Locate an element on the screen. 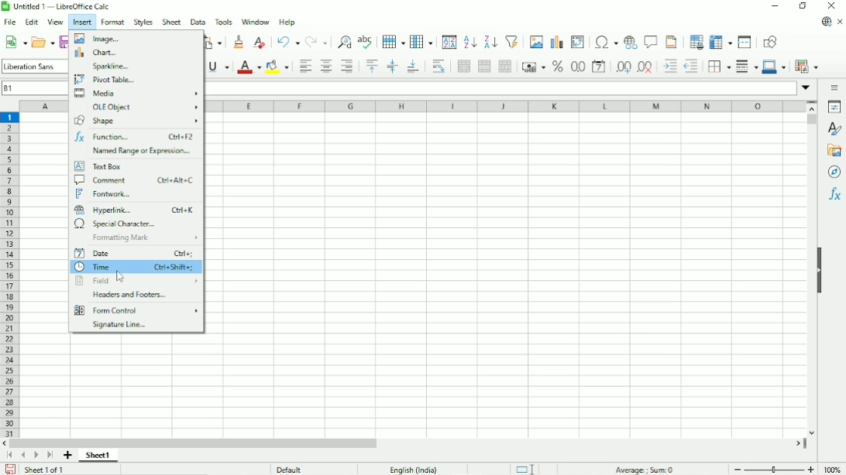 This screenshot has height=475, width=846. Properties is located at coordinates (834, 106).